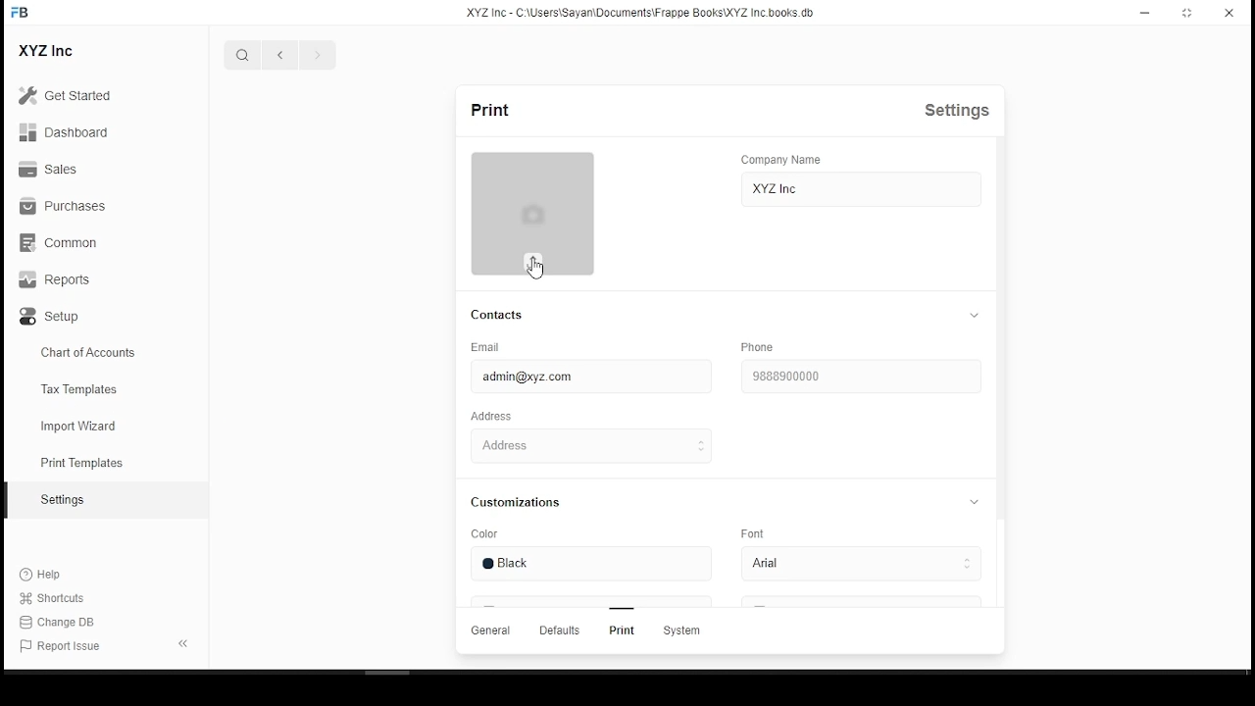  What do you see at coordinates (277, 56) in the screenshot?
I see `previous` at bounding box center [277, 56].